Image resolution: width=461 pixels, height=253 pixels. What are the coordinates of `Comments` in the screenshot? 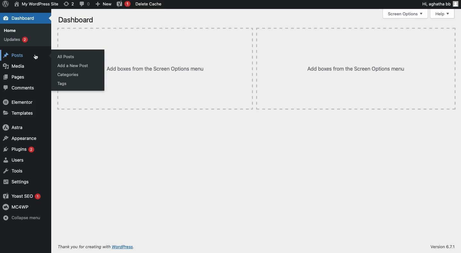 It's located at (20, 88).